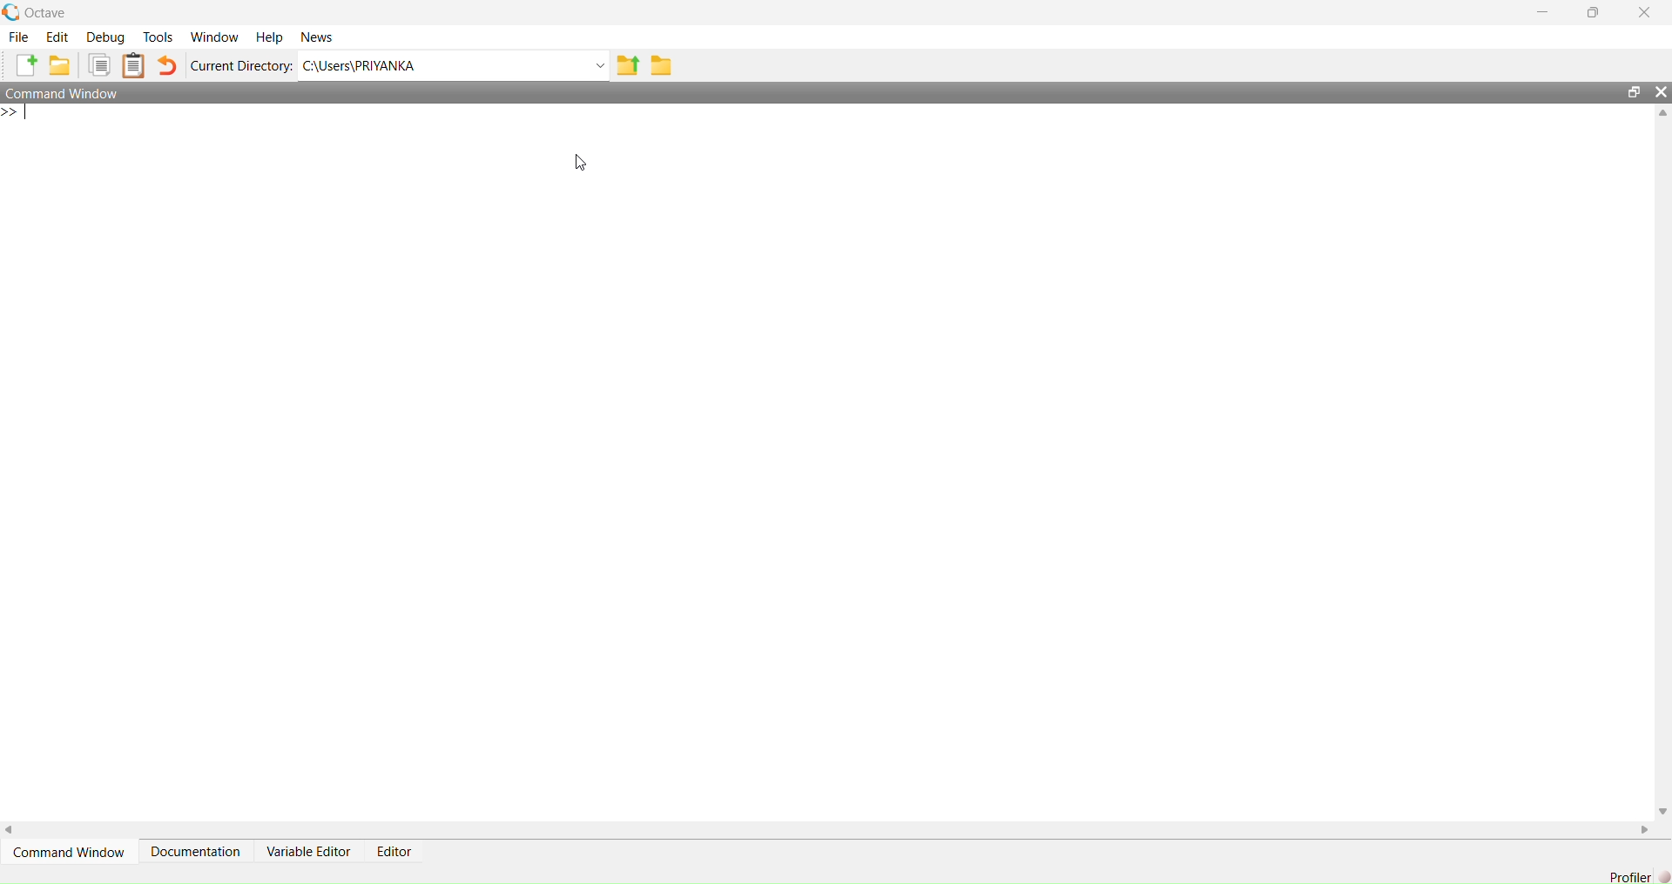 The height and width of the screenshot is (884, 1672). What do you see at coordinates (19, 38) in the screenshot?
I see `File` at bounding box center [19, 38].